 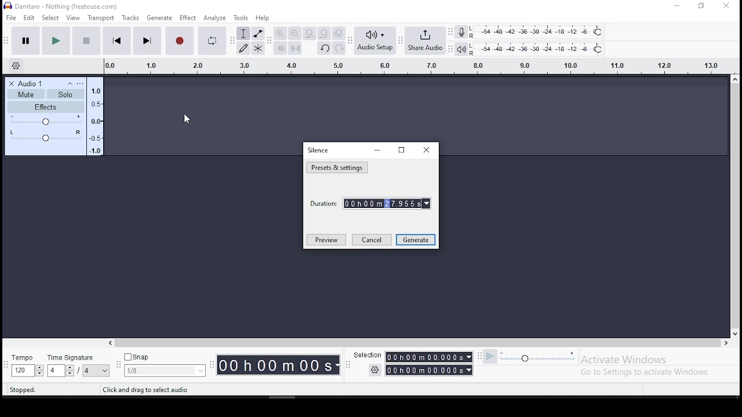 I want to click on snap, so click(x=165, y=364).